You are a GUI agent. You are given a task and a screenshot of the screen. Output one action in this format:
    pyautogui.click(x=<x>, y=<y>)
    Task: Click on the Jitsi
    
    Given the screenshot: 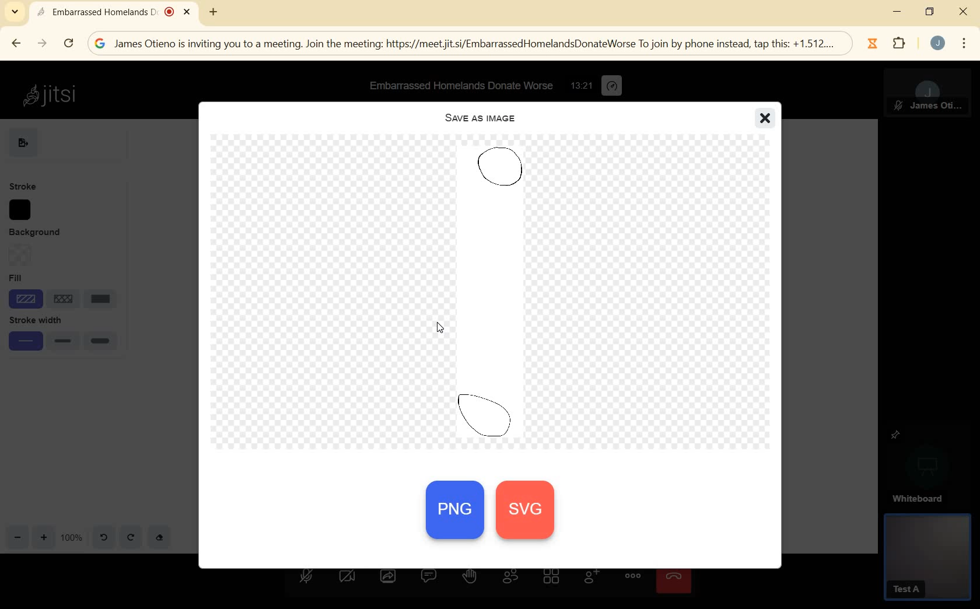 What is the action you would take?
    pyautogui.click(x=54, y=96)
    